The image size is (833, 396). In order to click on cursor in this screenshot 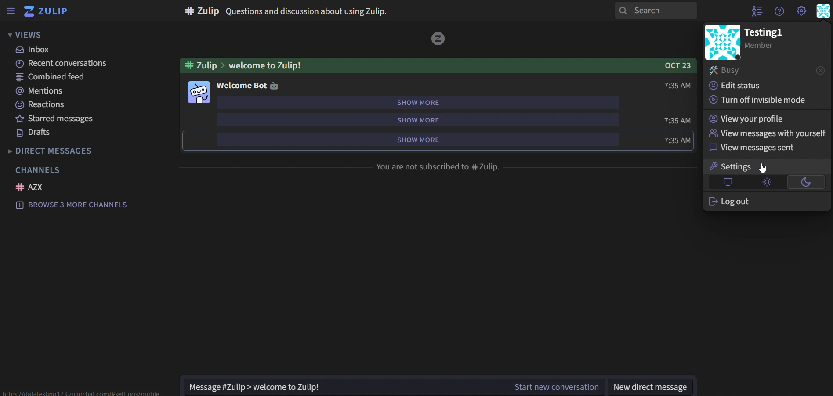, I will do `click(764, 169)`.